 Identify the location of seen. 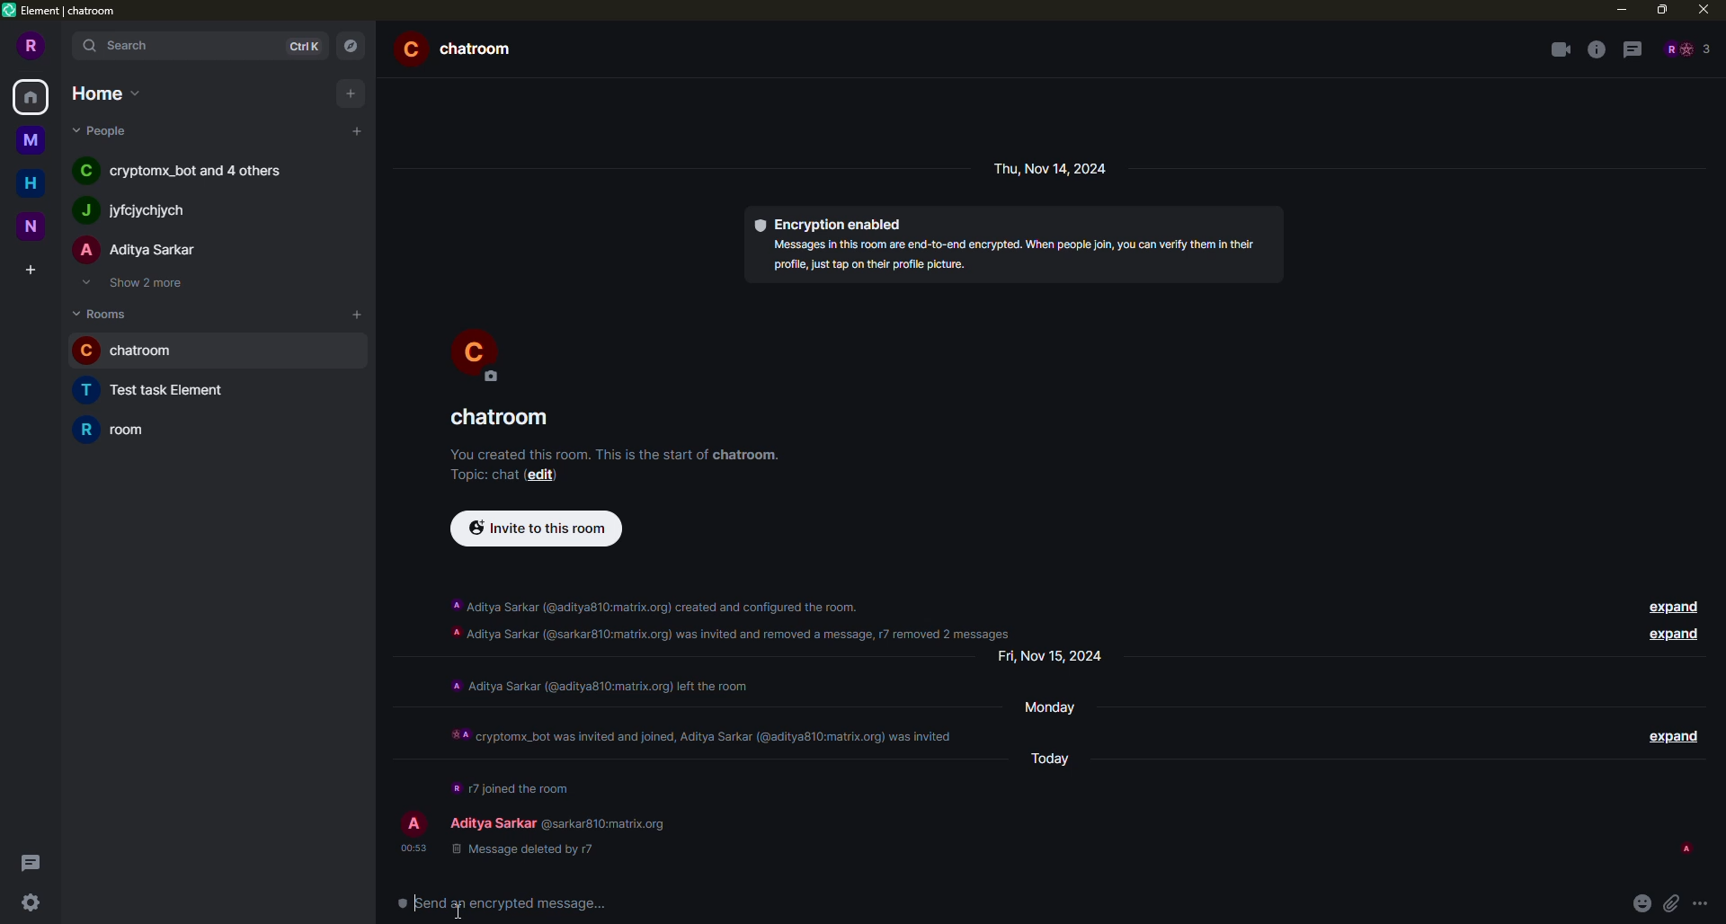
(1685, 848).